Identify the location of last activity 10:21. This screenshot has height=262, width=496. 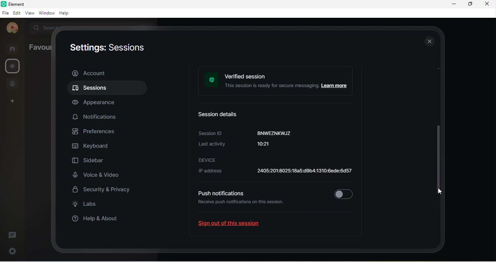
(242, 146).